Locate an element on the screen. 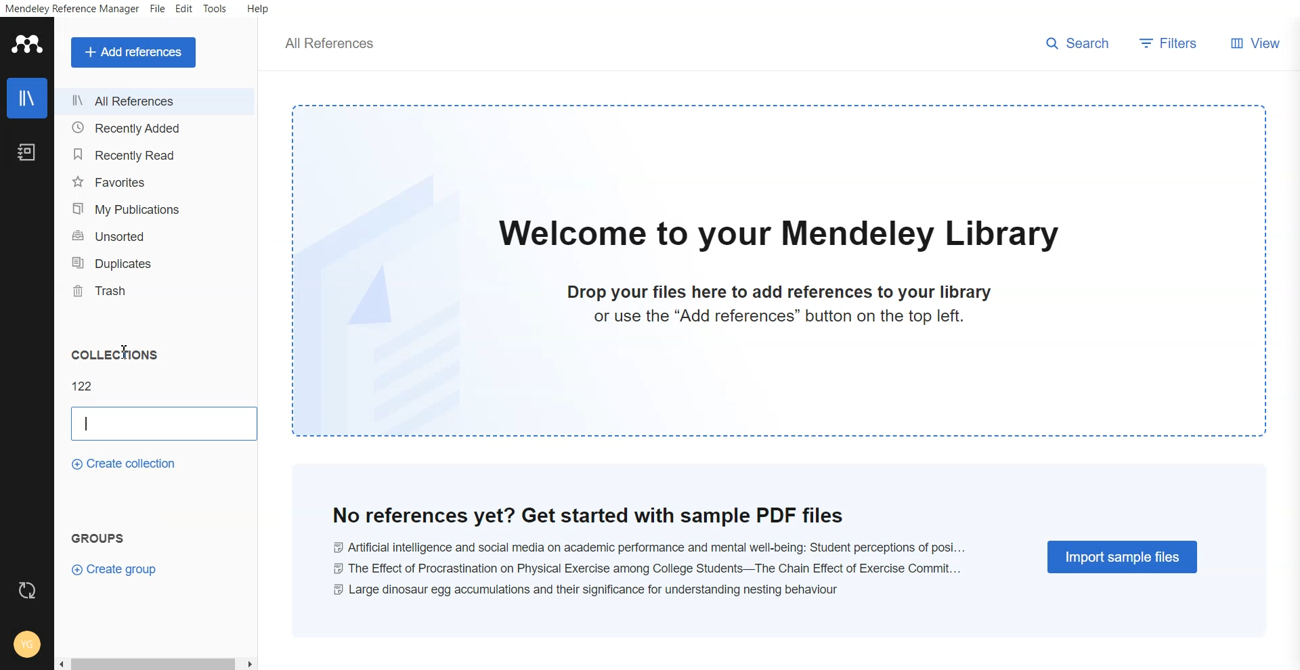 The image size is (1300, 670). or use the "Add references" button on the top left. is located at coordinates (782, 317).